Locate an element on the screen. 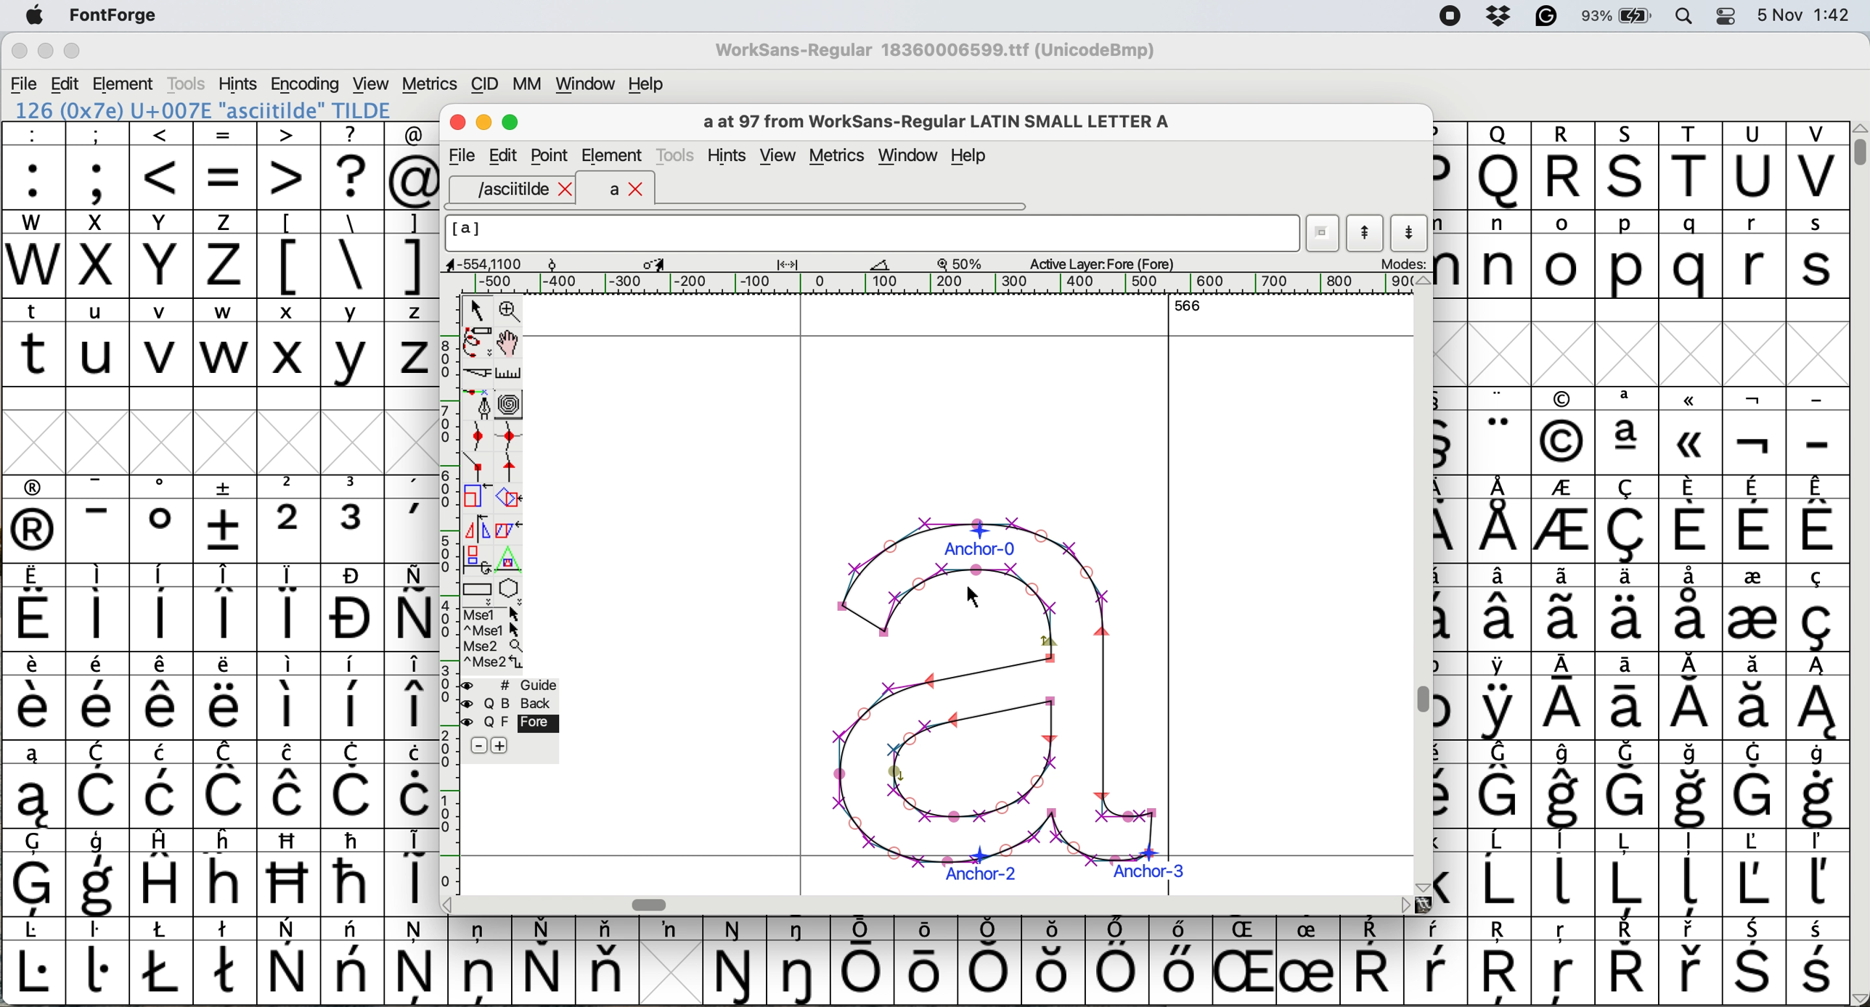 The width and height of the screenshot is (1870, 1007). symbol is located at coordinates (863, 961).